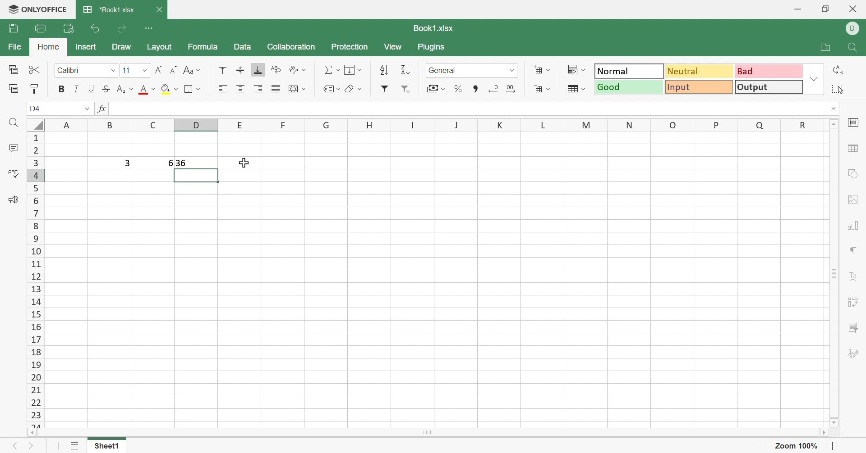 This screenshot has height=453, width=866. I want to click on Wrap text, so click(274, 70).